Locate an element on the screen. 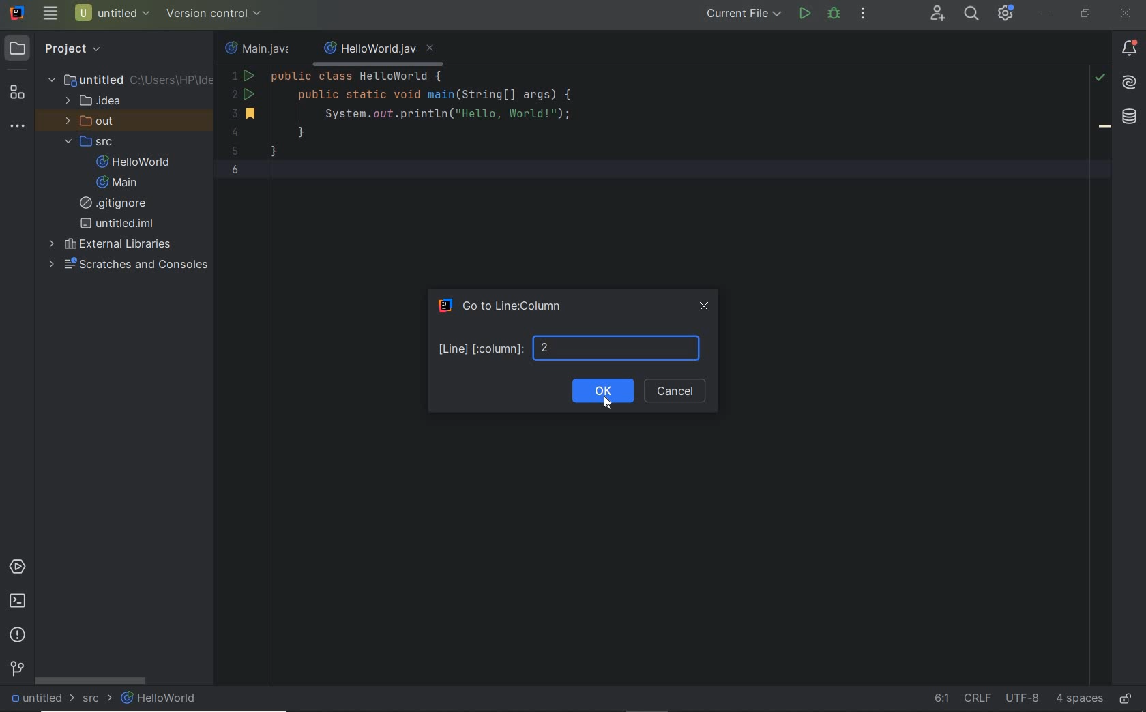 The height and width of the screenshot is (712, 1146). debug is located at coordinates (834, 13).